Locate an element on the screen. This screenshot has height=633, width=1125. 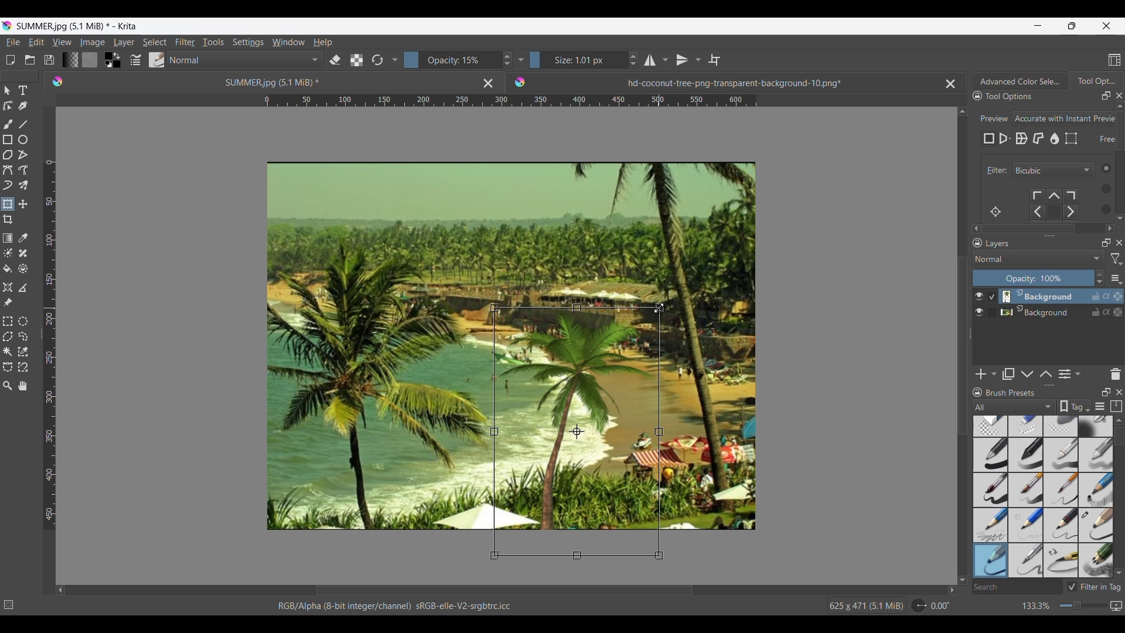
pencil 6 - quick shade is located at coordinates (1062, 560).